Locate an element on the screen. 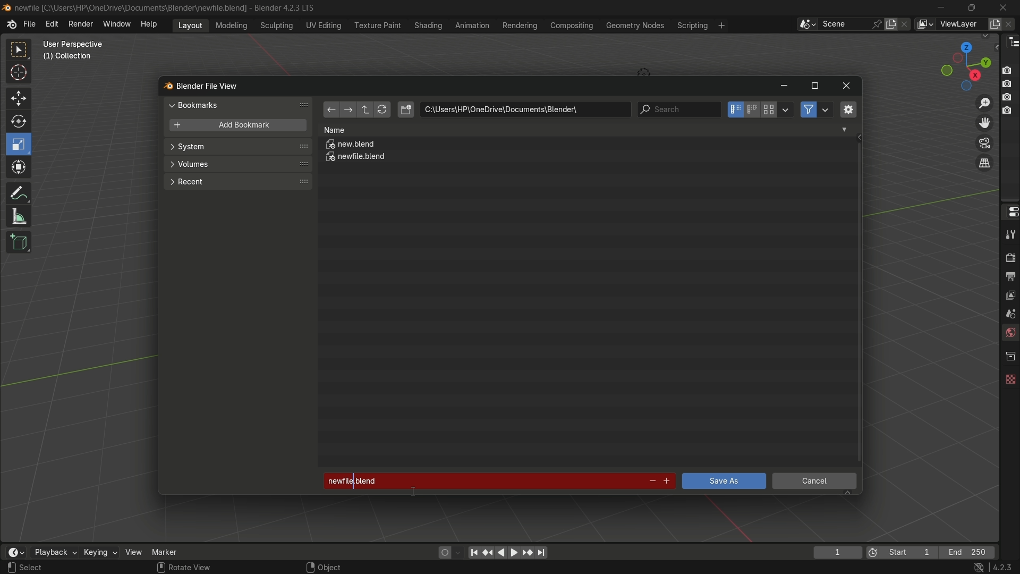 This screenshot has width=1020, height=574. toggle camera view layer is located at coordinates (984, 142).